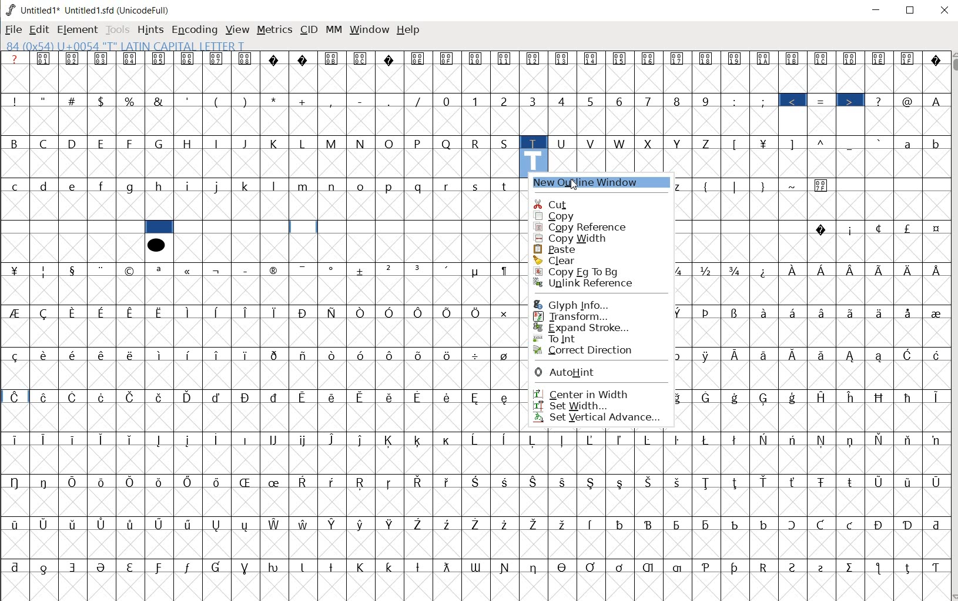  Describe the element at coordinates (621, 59) in the screenshot. I see `Symbol` at that location.